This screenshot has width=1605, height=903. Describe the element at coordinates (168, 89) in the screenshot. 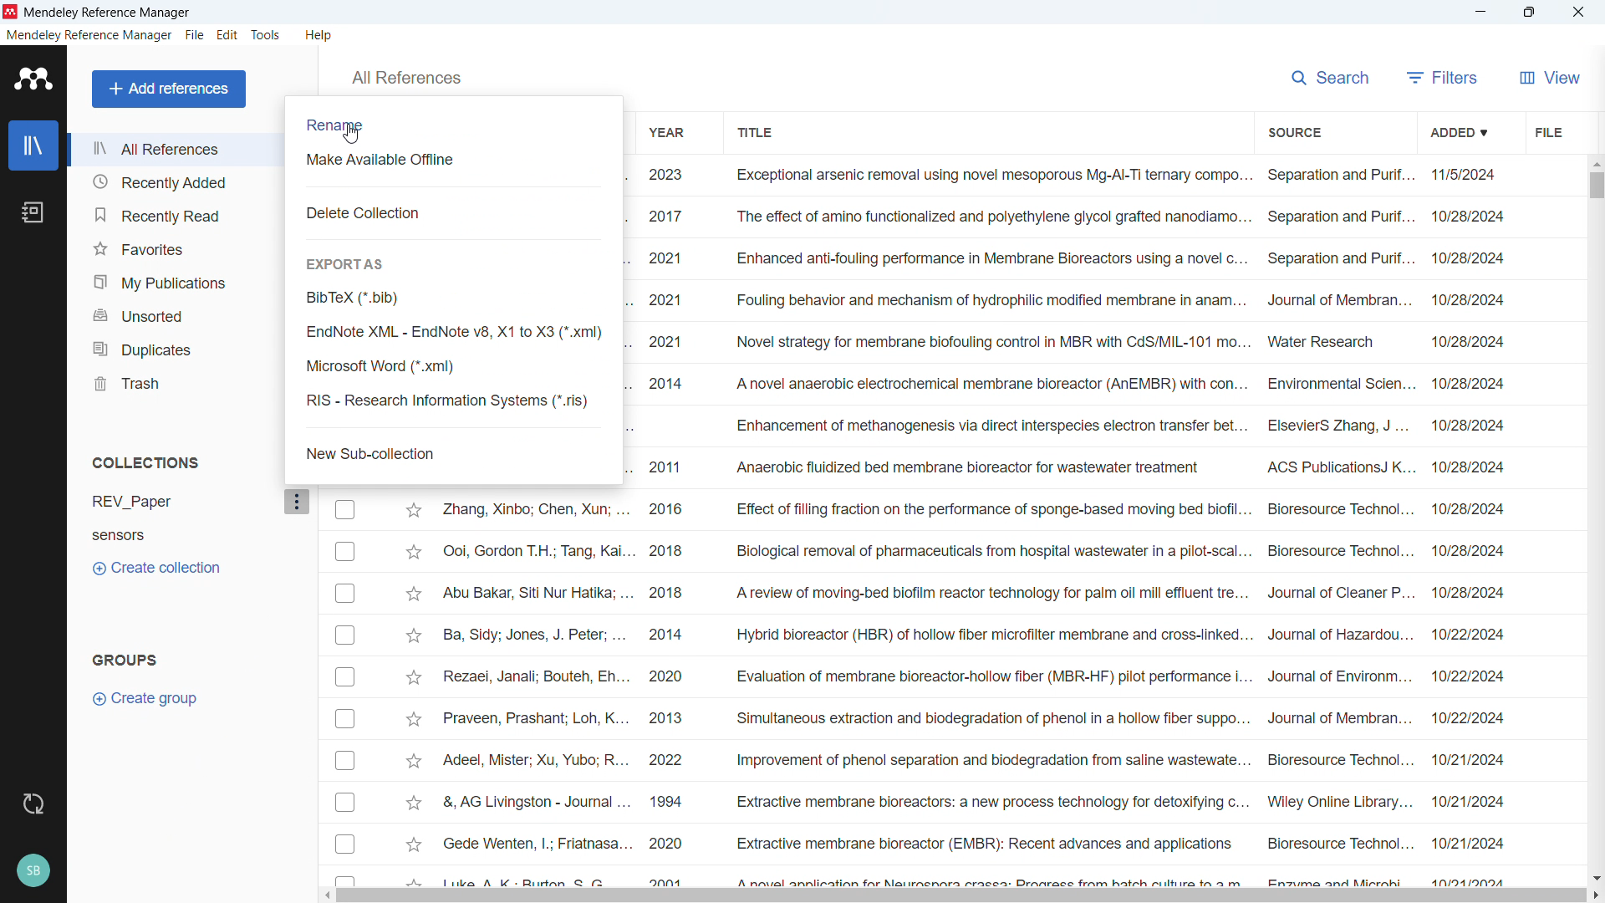

I see `Add references ` at that location.